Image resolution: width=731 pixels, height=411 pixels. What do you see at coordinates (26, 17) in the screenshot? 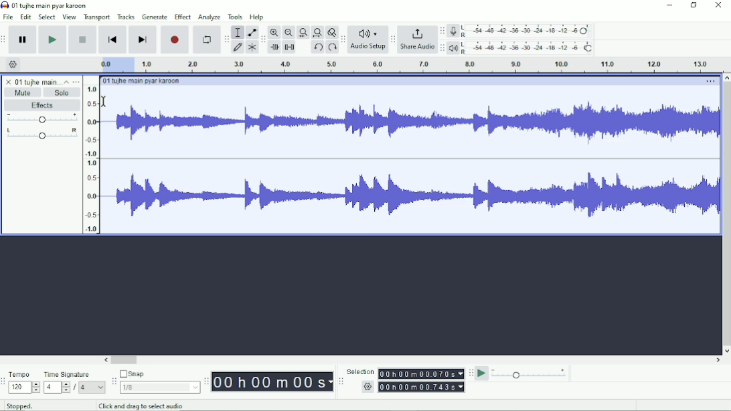
I see `Edit` at bounding box center [26, 17].